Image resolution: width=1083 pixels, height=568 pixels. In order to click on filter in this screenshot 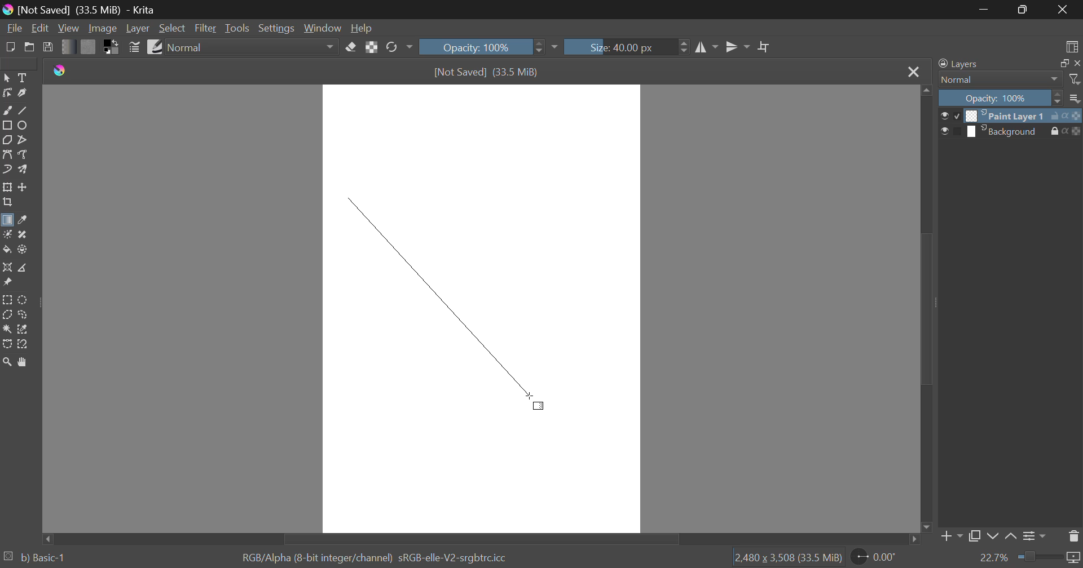, I will do `click(1076, 79)`.